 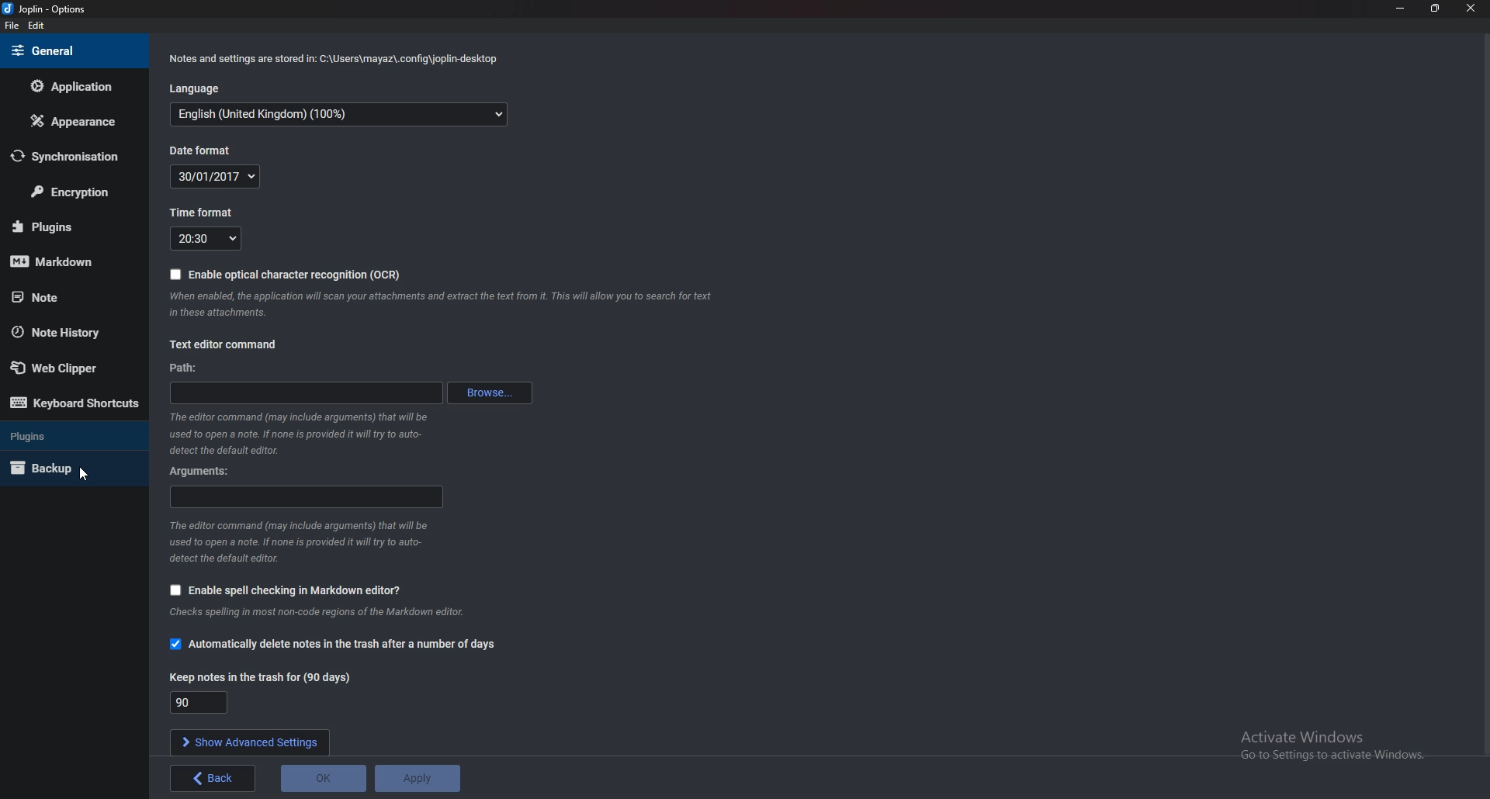 I want to click on Synchronization, so click(x=65, y=156).